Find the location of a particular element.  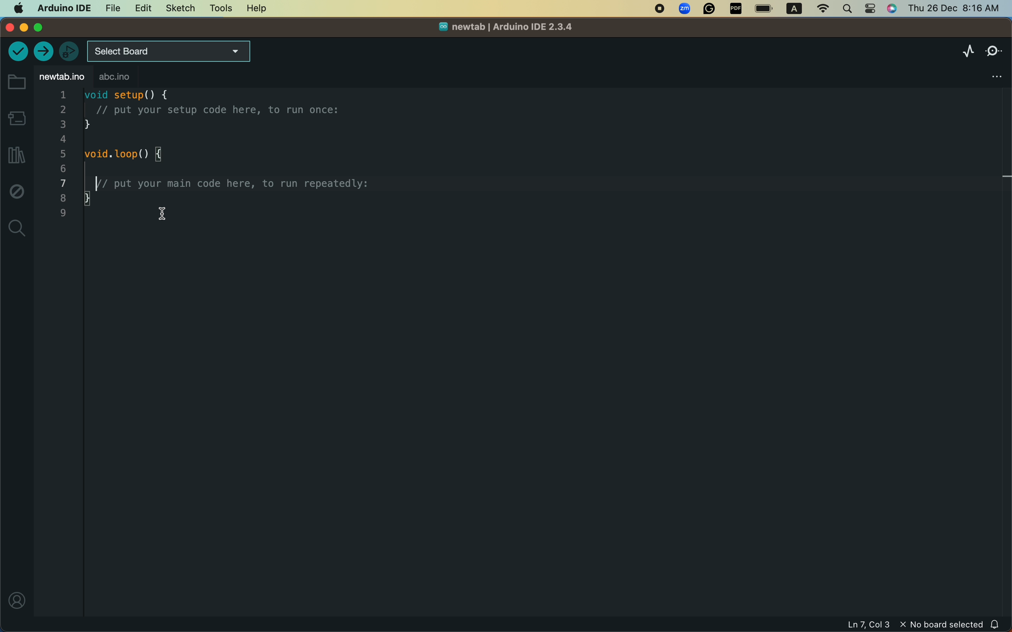

 is located at coordinates (710, 10).